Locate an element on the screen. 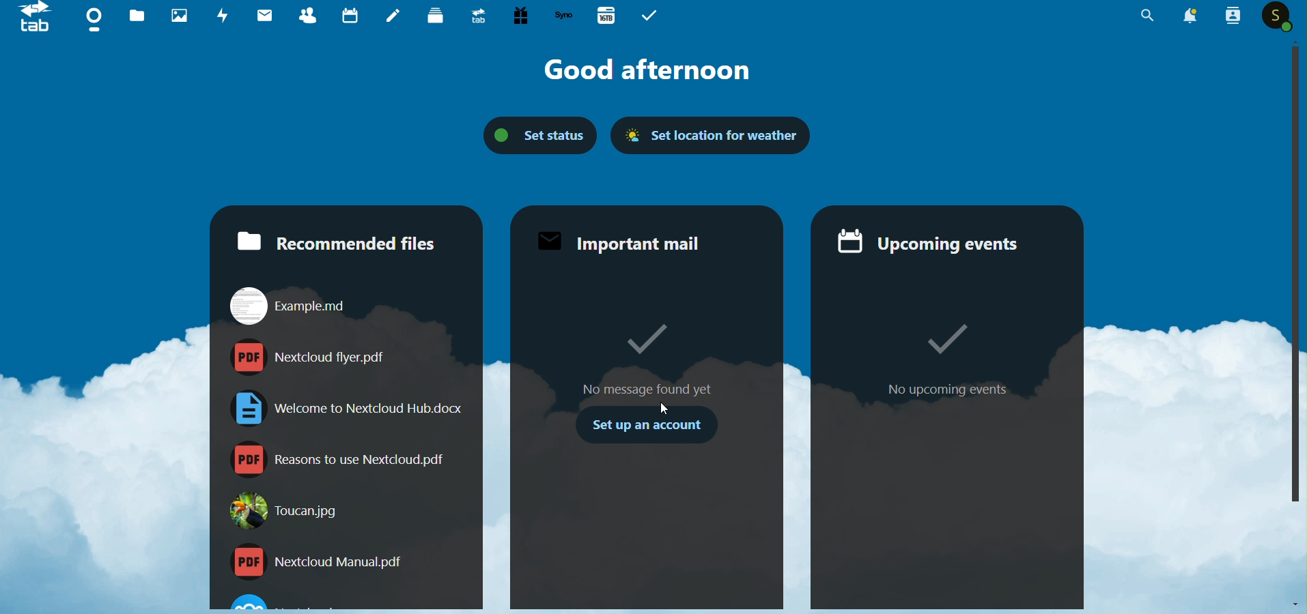 Image resolution: width=1307 pixels, height=614 pixels. Notes is located at coordinates (389, 16).